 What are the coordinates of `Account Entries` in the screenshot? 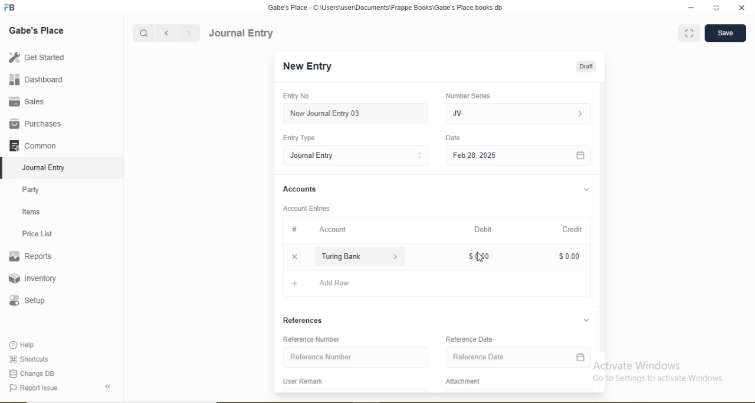 It's located at (306, 209).